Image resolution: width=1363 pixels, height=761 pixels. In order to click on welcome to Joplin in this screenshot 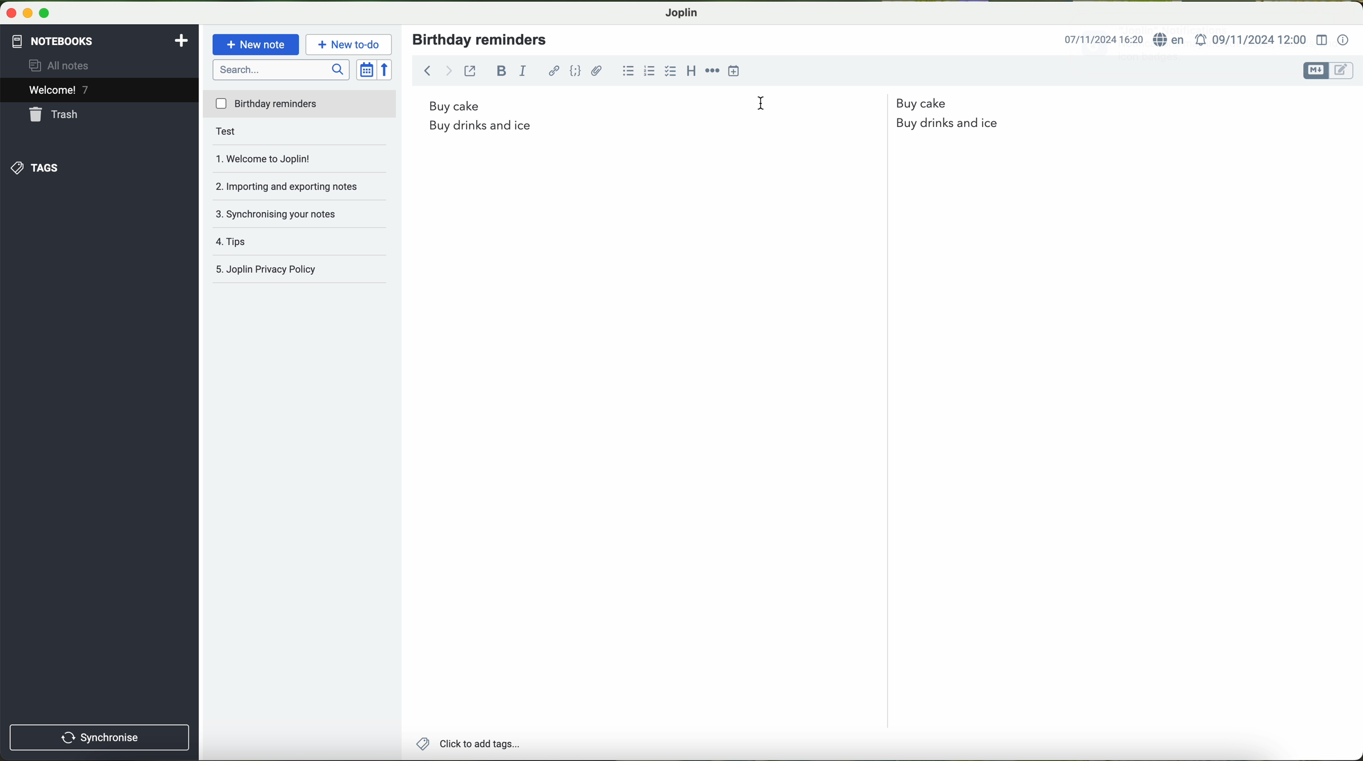, I will do `click(278, 158)`.